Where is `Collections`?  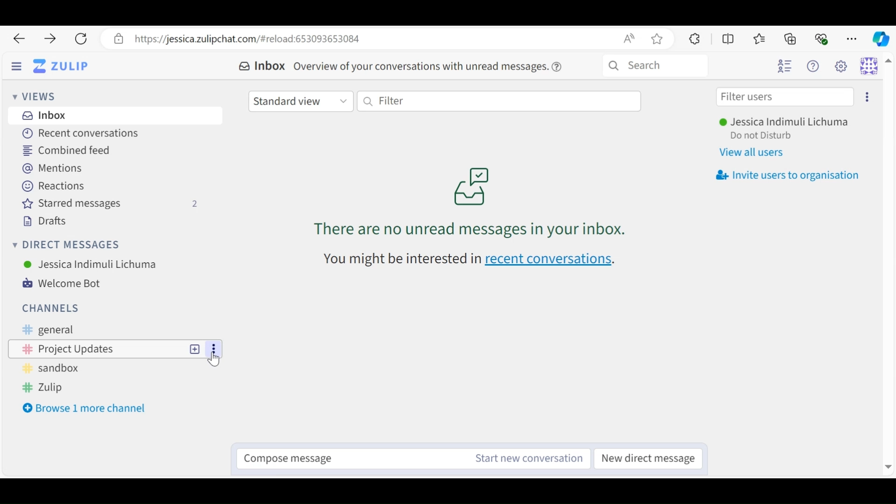 Collections is located at coordinates (791, 38).